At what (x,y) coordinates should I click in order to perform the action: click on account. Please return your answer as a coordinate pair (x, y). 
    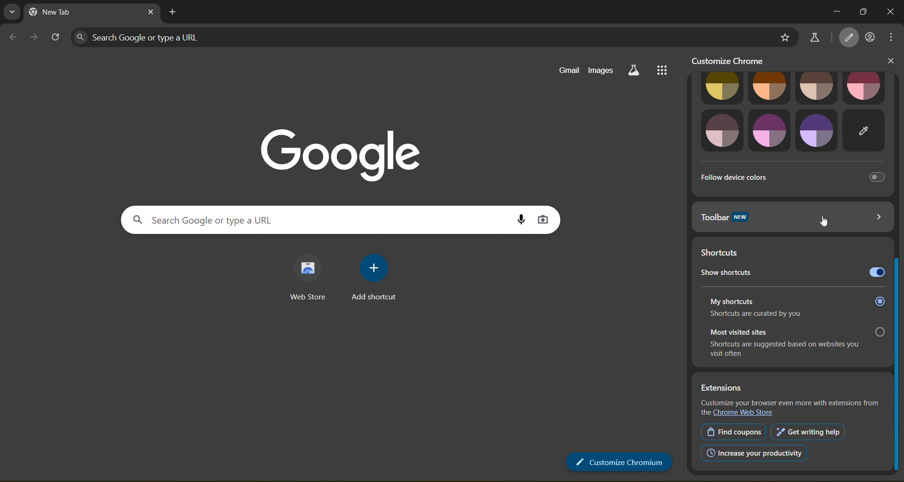
    Looking at the image, I should click on (870, 38).